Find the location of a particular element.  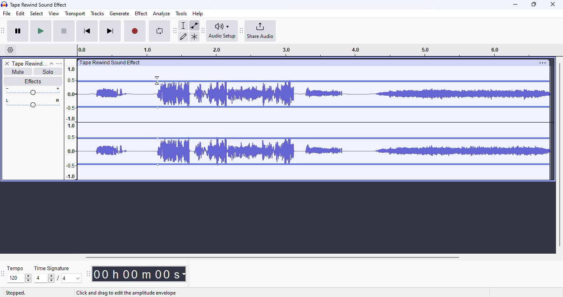

audio setup is located at coordinates (222, 31).